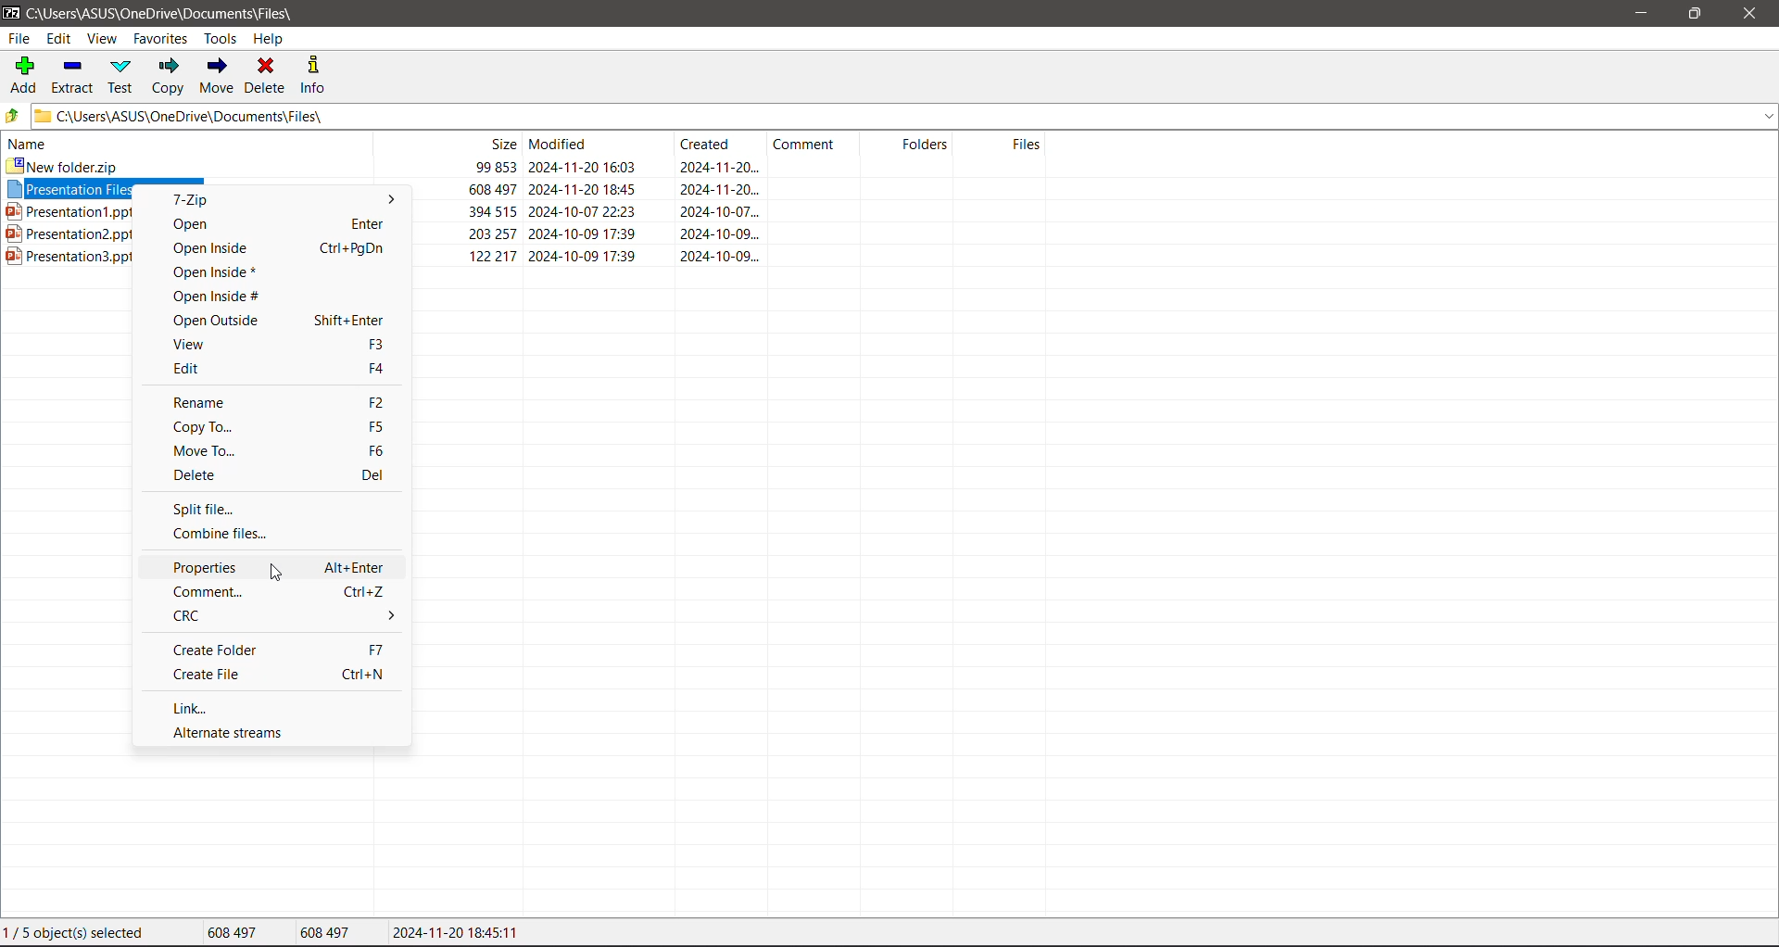 Image resolution: width=1779 pixels, height=947 pixels. Describe the element at coordinates (275, 344) in the screenshot. I see `View` at that location.